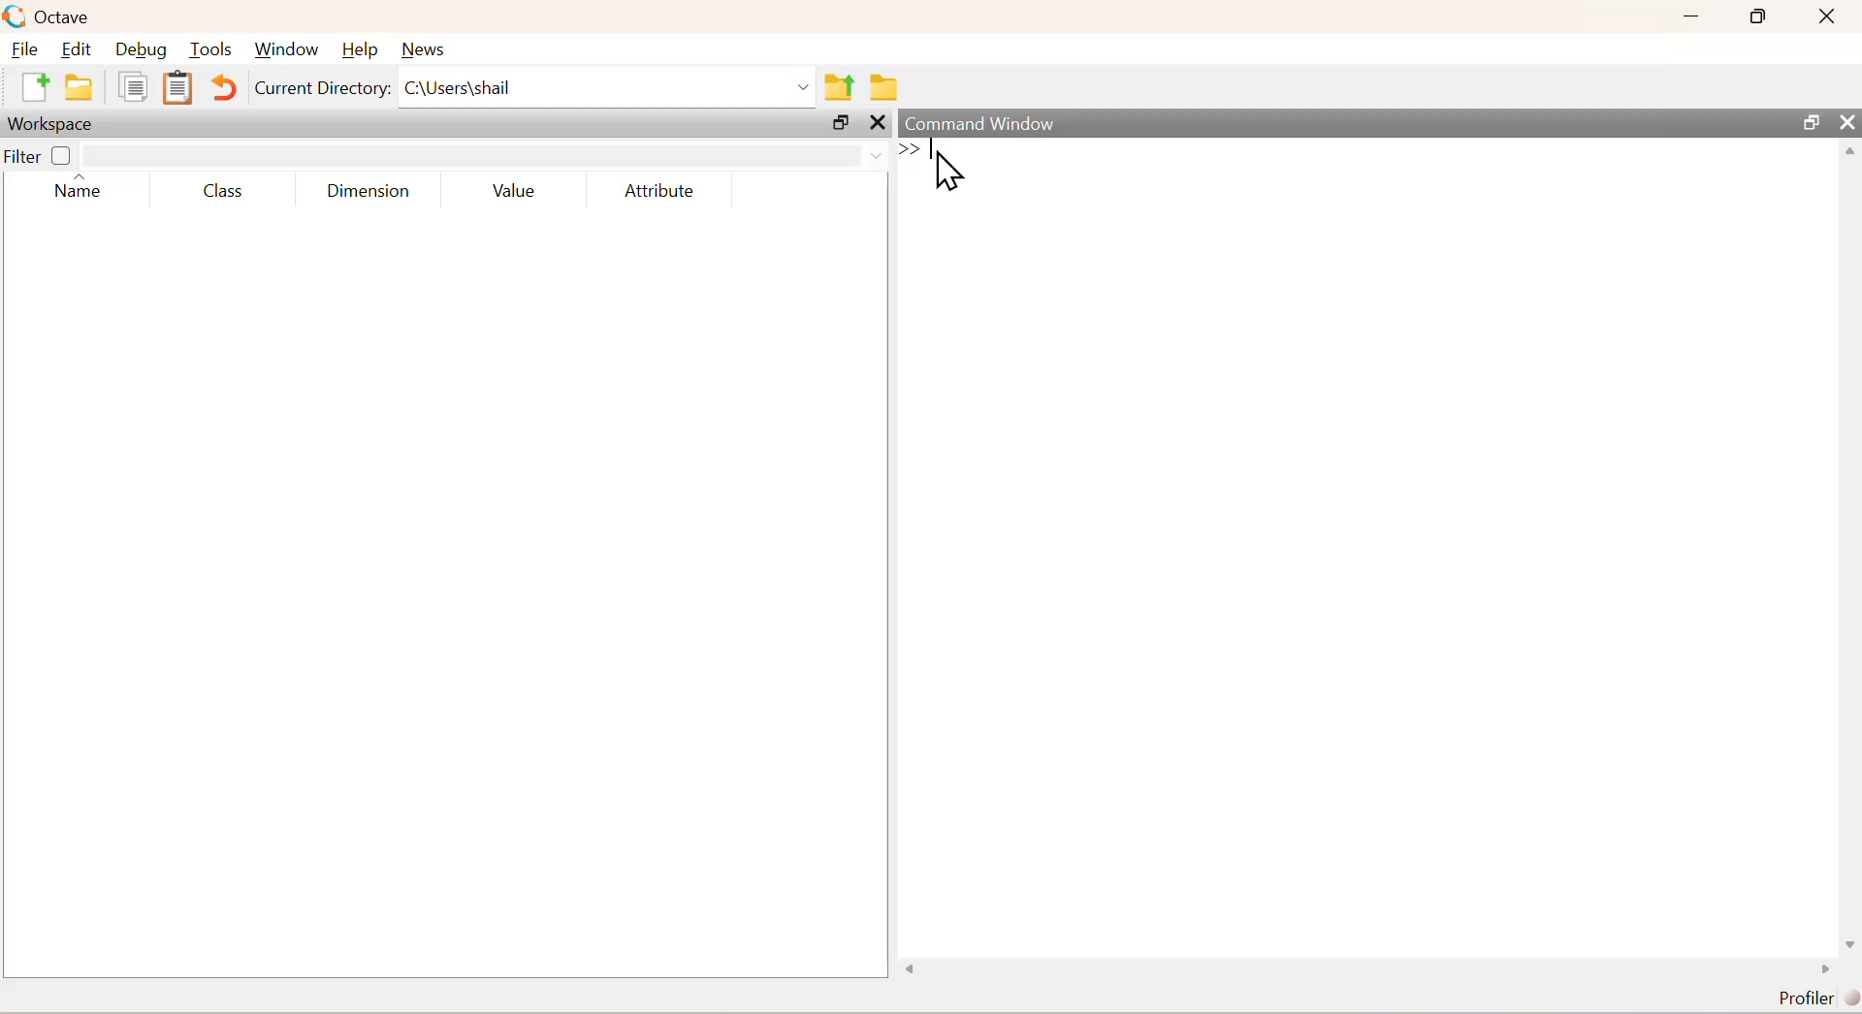  Describe the element at coordinates (321, 93) in the screenshot. I see `Current Directory:` at that location.